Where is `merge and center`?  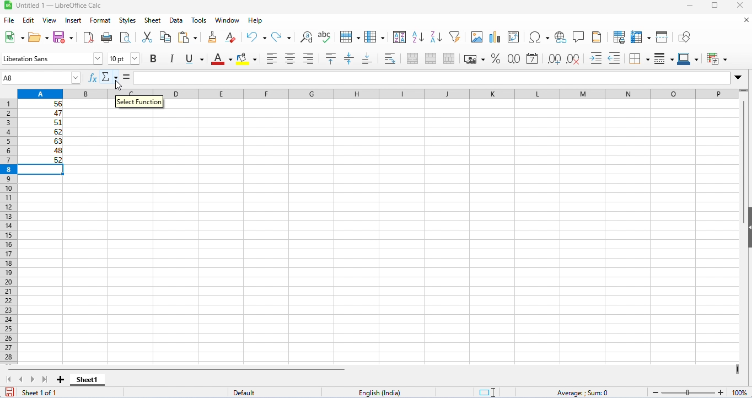
merge and center is located at coordinates (413, 58).